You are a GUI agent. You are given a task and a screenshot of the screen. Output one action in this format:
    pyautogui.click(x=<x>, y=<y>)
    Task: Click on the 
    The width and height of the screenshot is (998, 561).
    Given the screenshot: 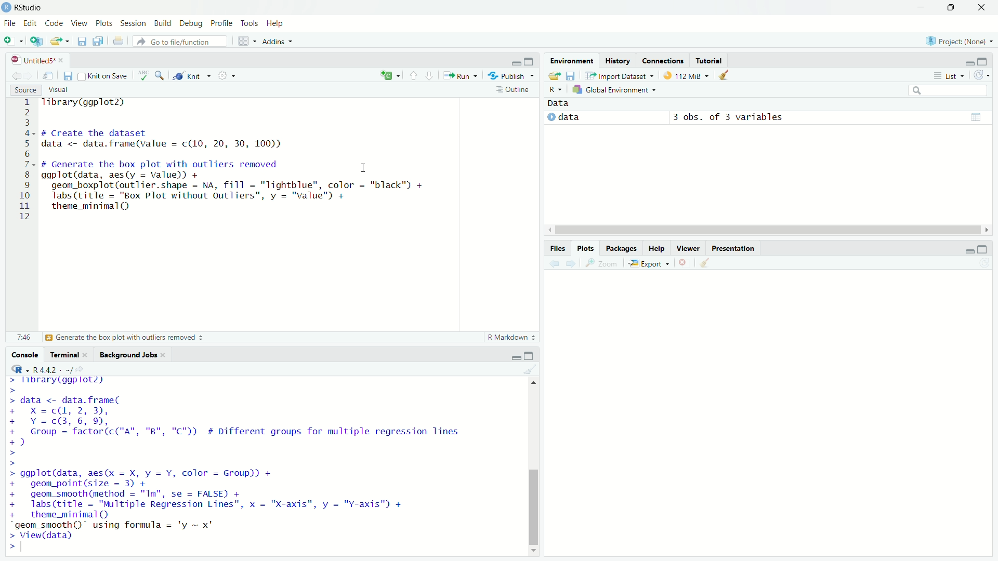 What is the action you would take?
    pyautogui.click(x=554, y=248)
    